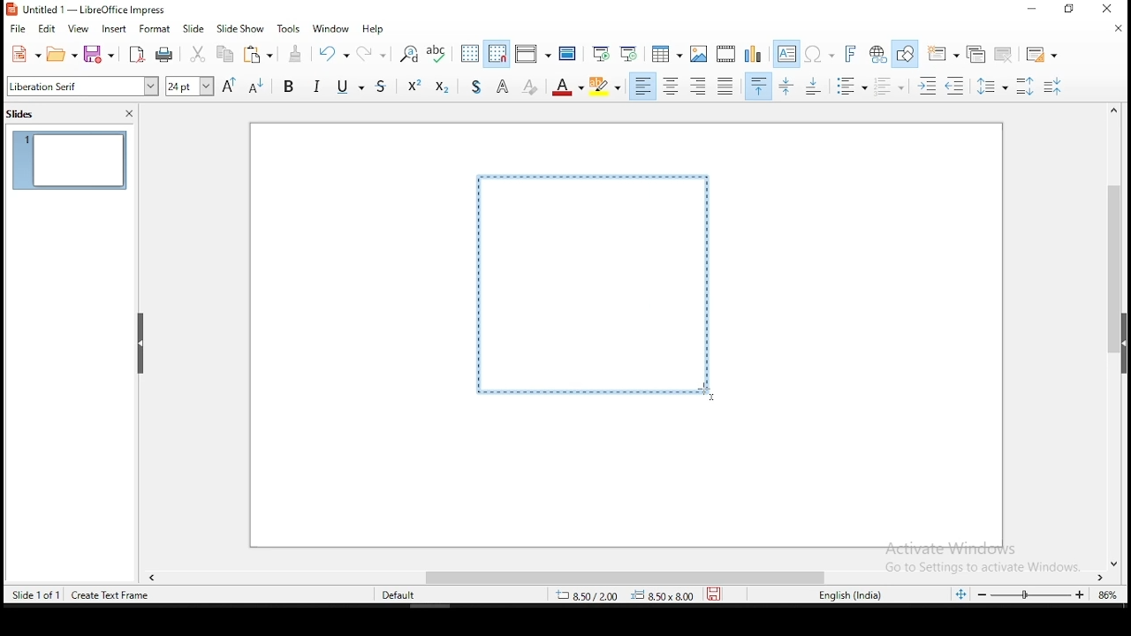  Describe the element at coordinates (632, 579) in the screenshot. I see `scroll bar` at that location.